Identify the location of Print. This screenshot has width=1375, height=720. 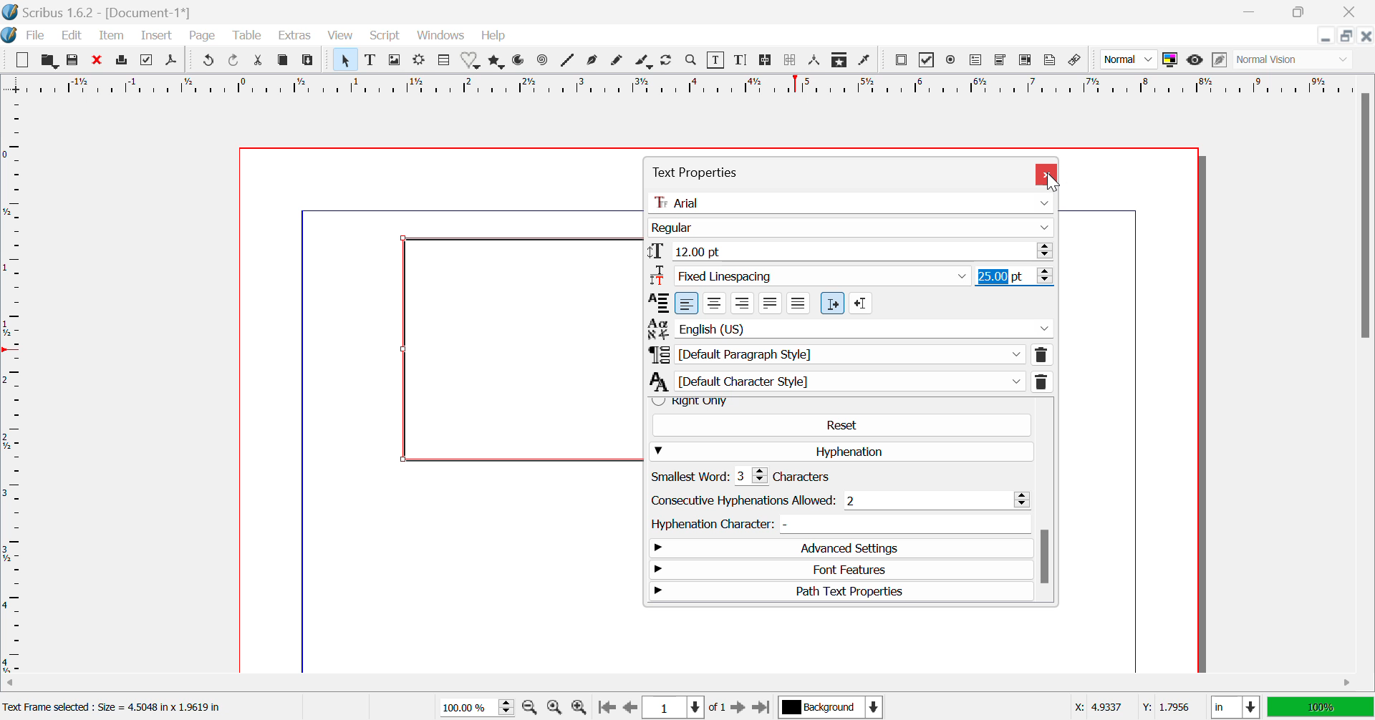
(122, 62).